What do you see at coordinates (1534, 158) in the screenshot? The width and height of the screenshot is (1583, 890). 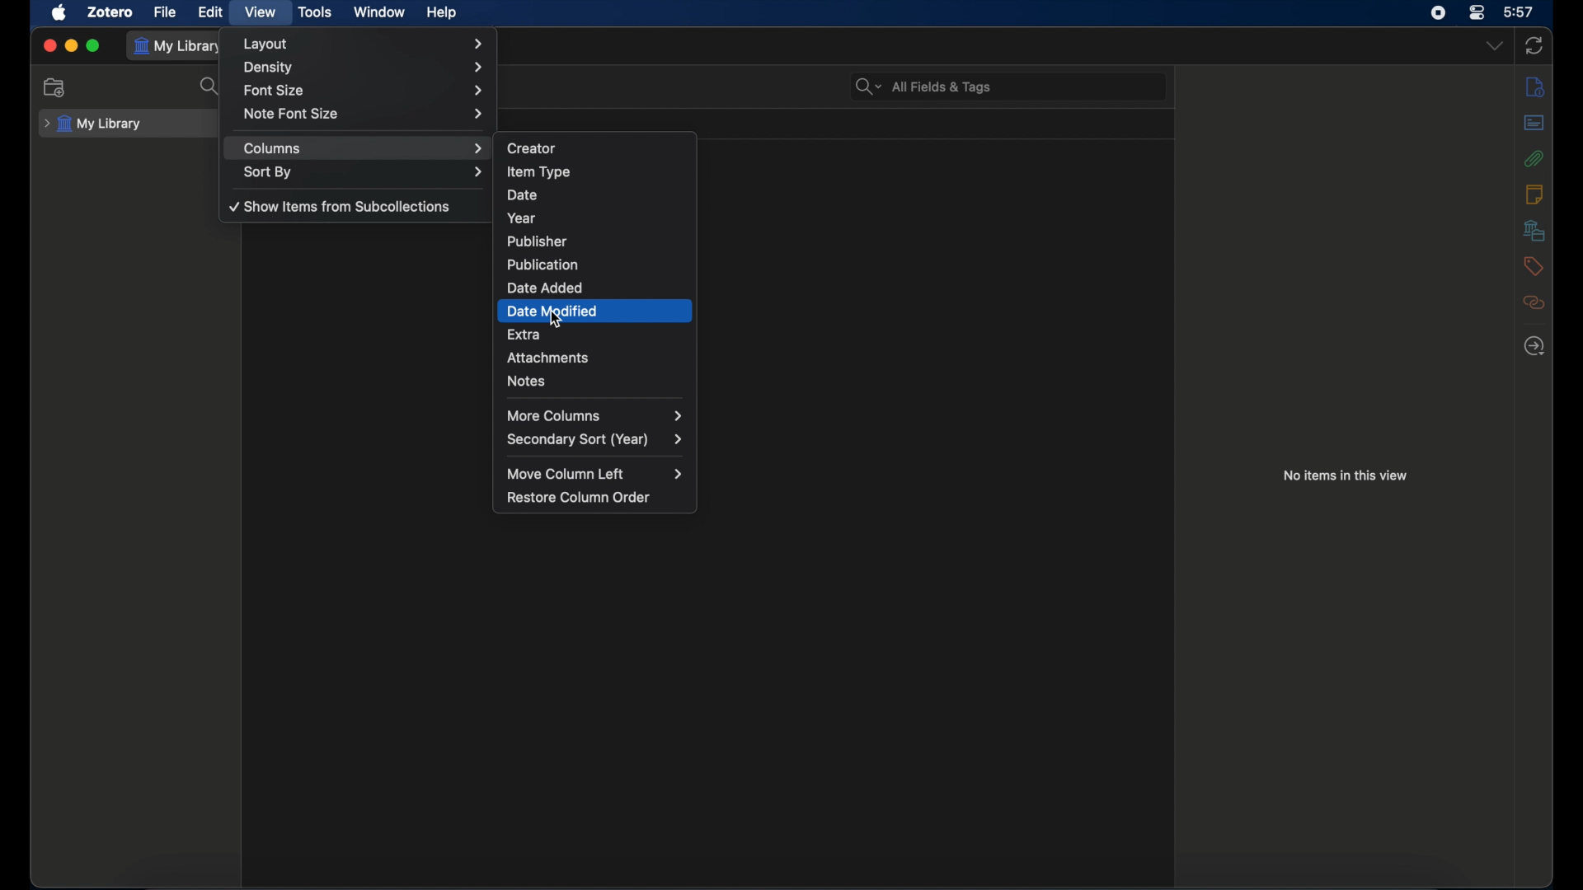 I see `attachments` at bounding box center [1534, 158].